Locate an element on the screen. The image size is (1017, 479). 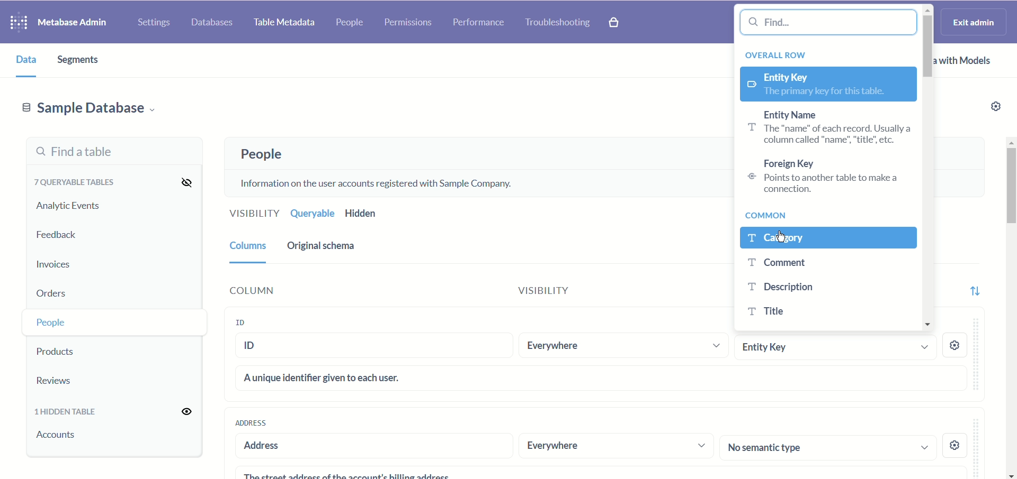
segments is located at coordinates (84, 60).